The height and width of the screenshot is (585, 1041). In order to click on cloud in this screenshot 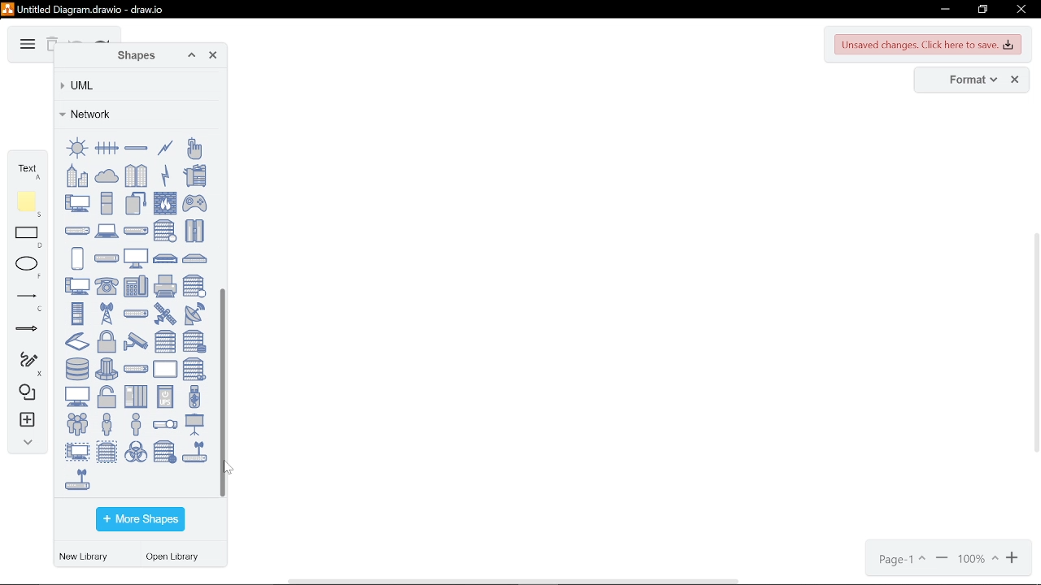, I will do `click(107, 175)`.